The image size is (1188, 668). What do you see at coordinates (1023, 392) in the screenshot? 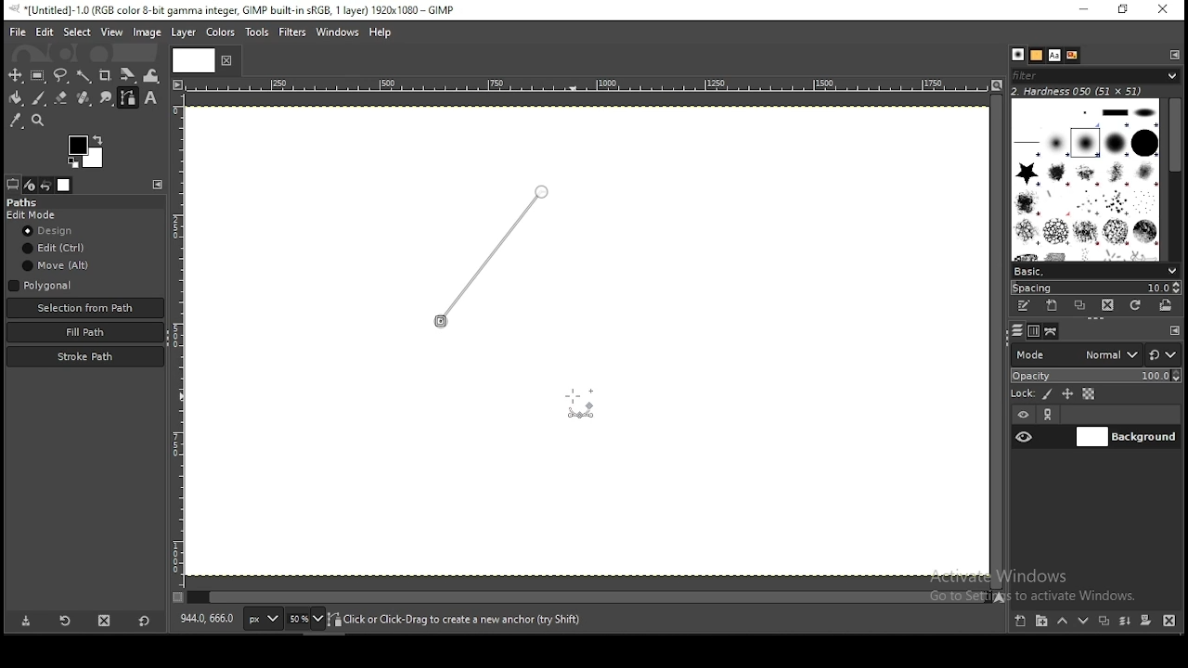
I see `lock` at bounding box center [1023, 392].